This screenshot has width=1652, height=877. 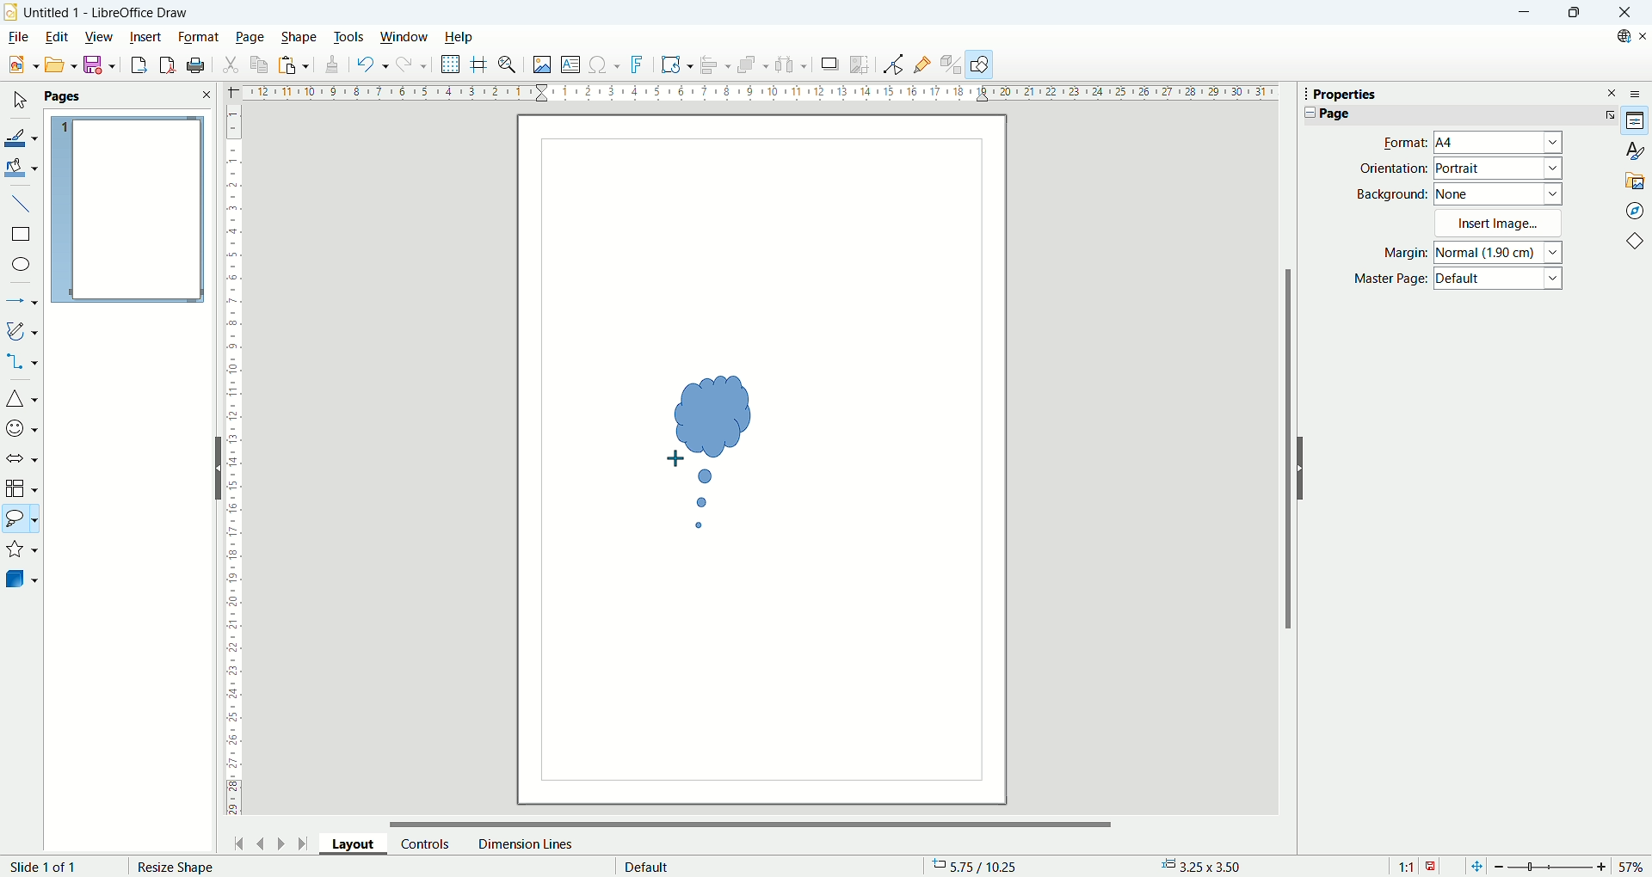 I want to click on draw function, so click(x=982, y=64).